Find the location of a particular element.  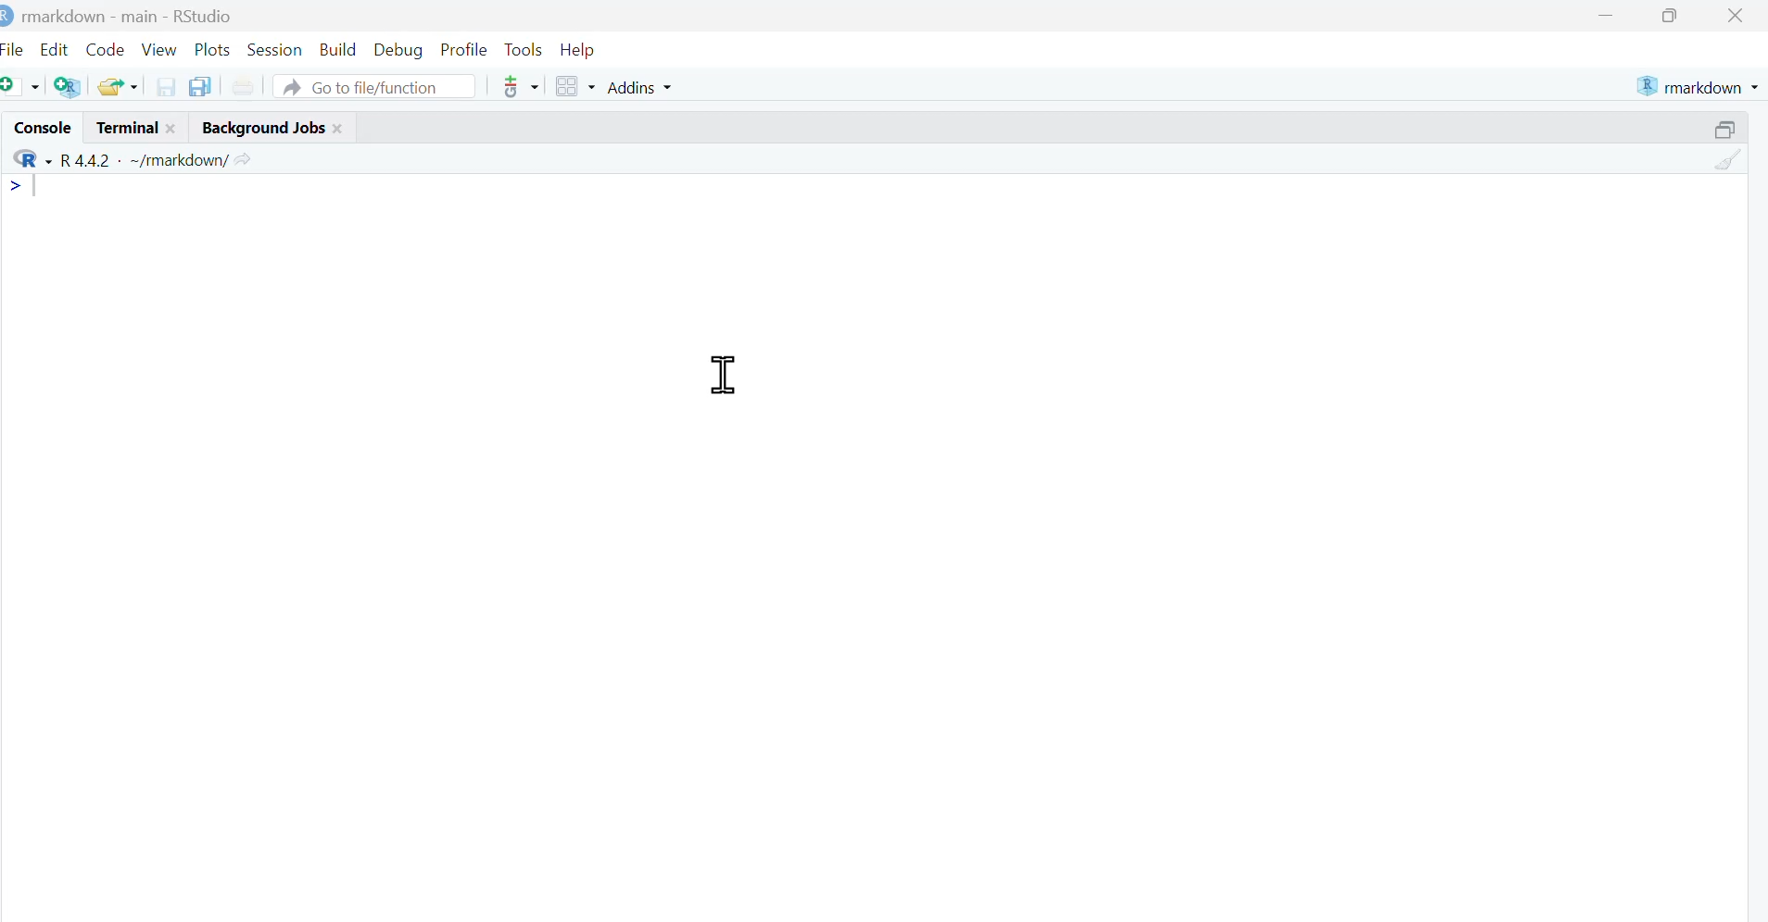

create project is located at coordinates (67, 87).